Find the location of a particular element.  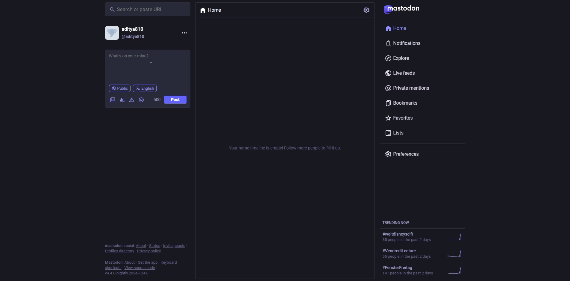

account is located at coordinates (128, 33).